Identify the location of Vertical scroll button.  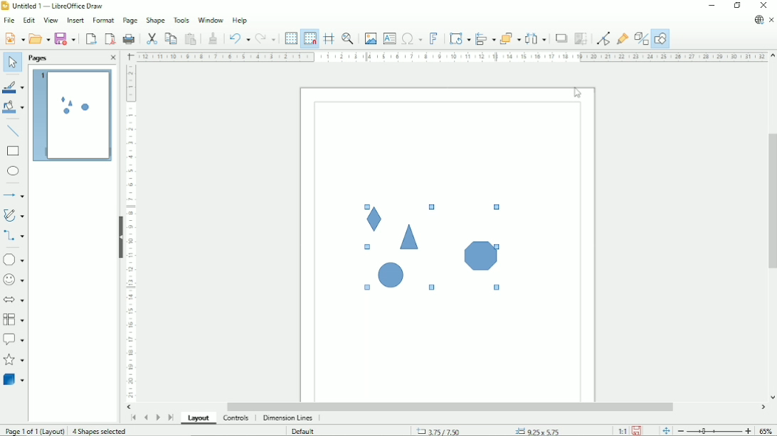
(772, 57).